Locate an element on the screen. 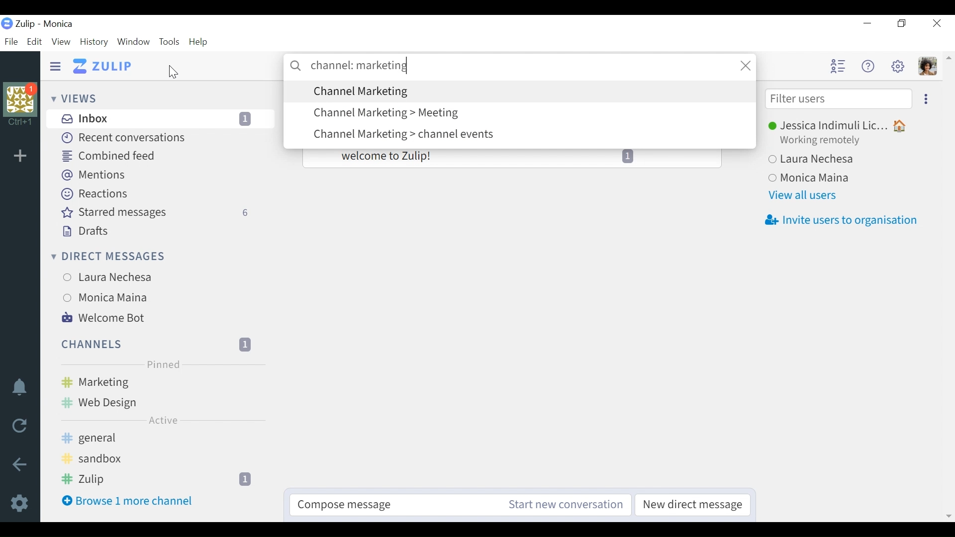 This screenshot has height=537, width=955. notifications is located at coordinates (20, 388).